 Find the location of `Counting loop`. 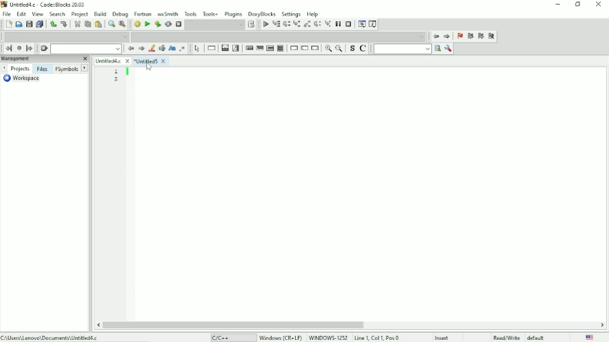

Counting loop is located at coordinates (270, 48).